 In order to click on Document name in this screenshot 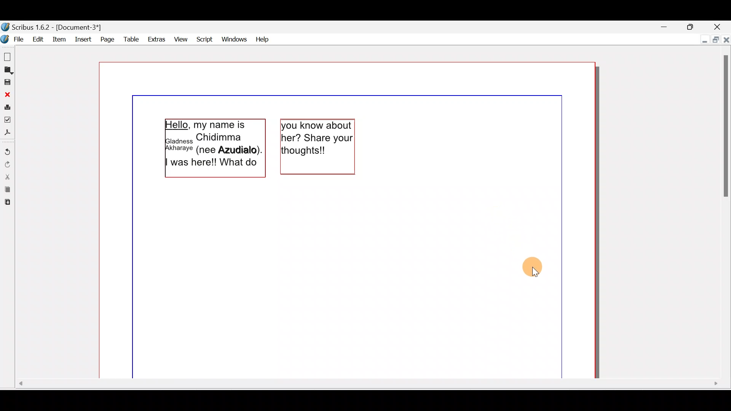, I will do `click(57, 27)`.